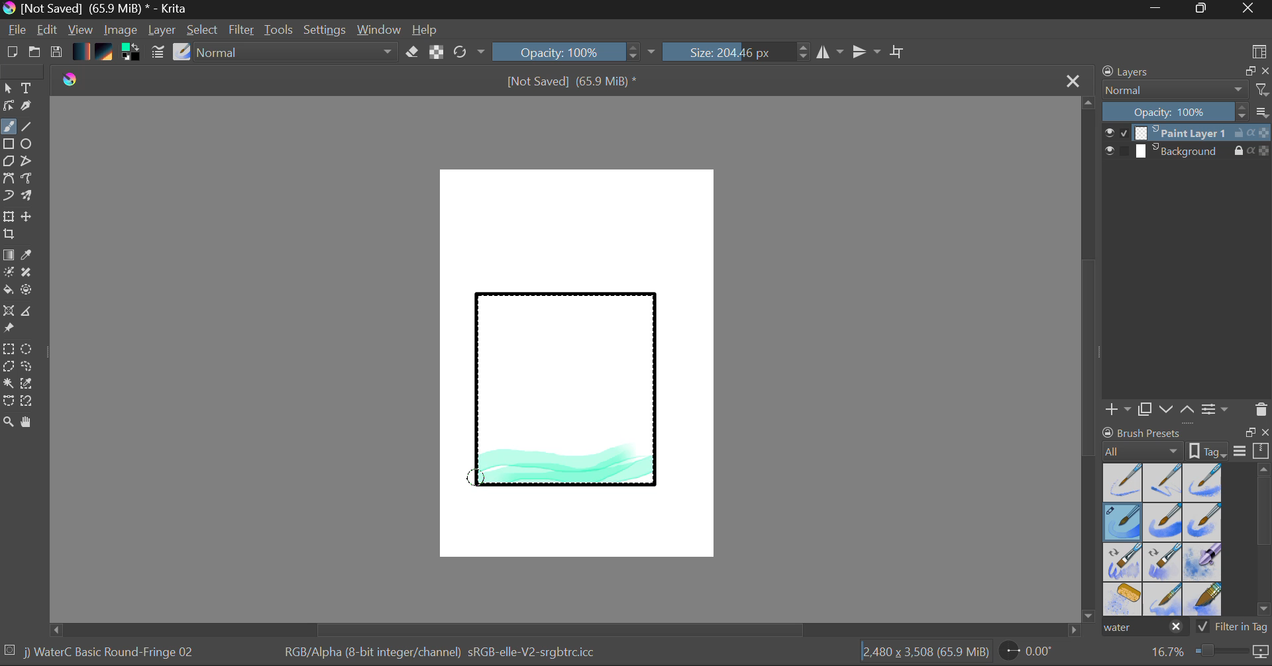  Describe the element at coordinates (1259, 50) in the screenshot. I see `Choose Workspace` at that location.